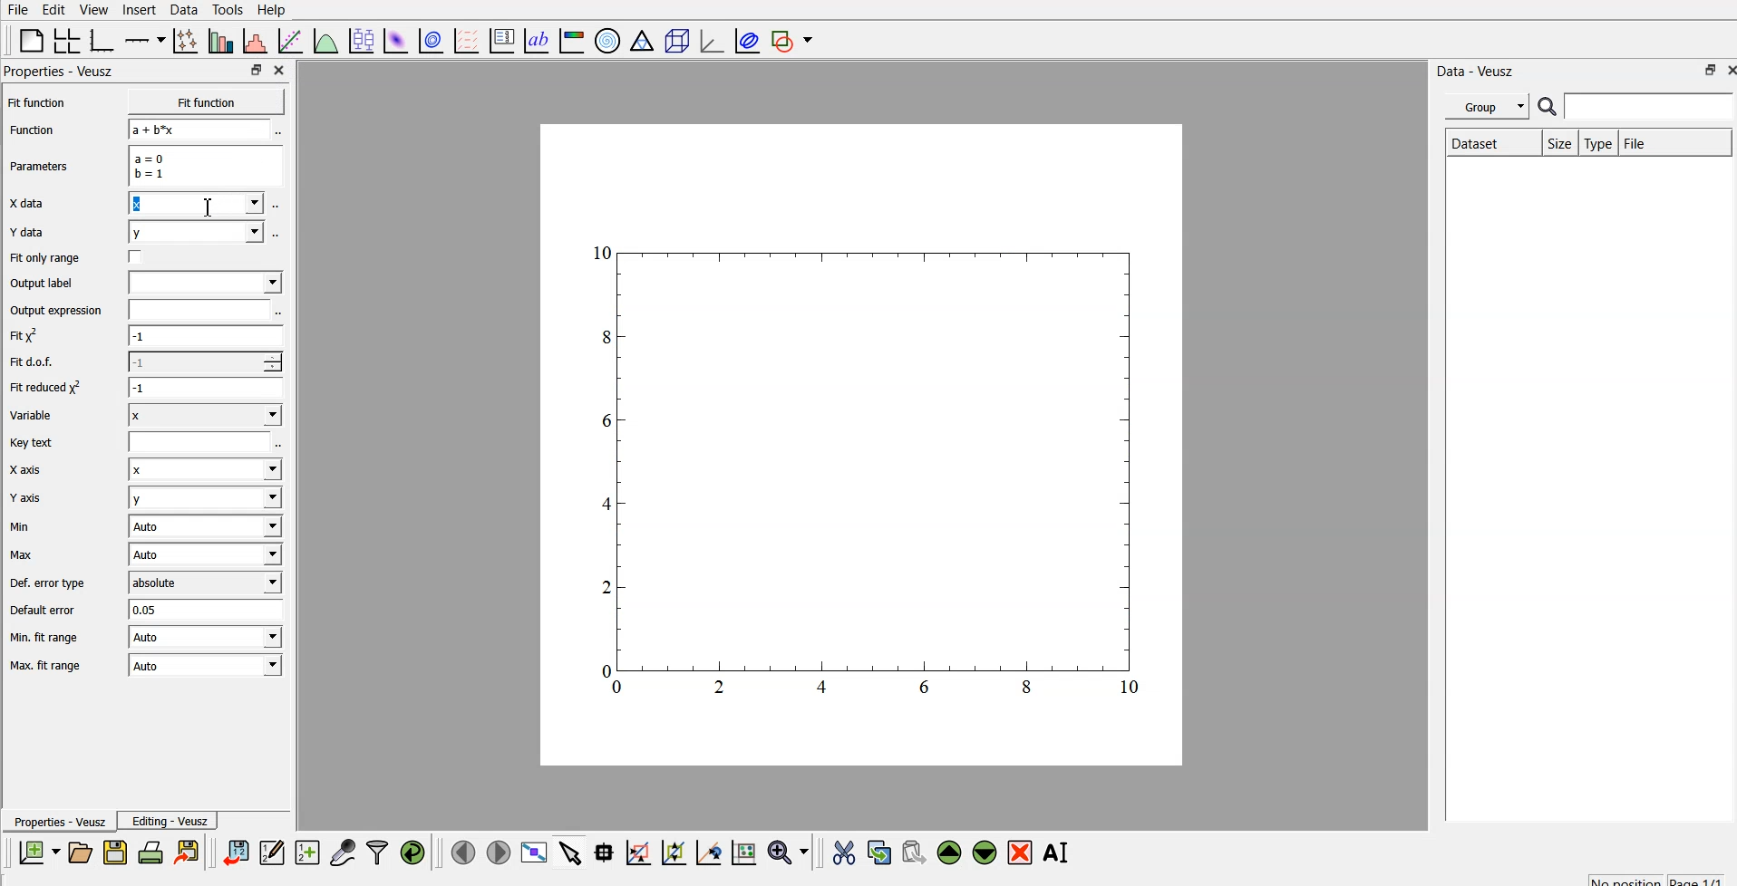  I want to click on move up the selected widget, so click(949, 852).